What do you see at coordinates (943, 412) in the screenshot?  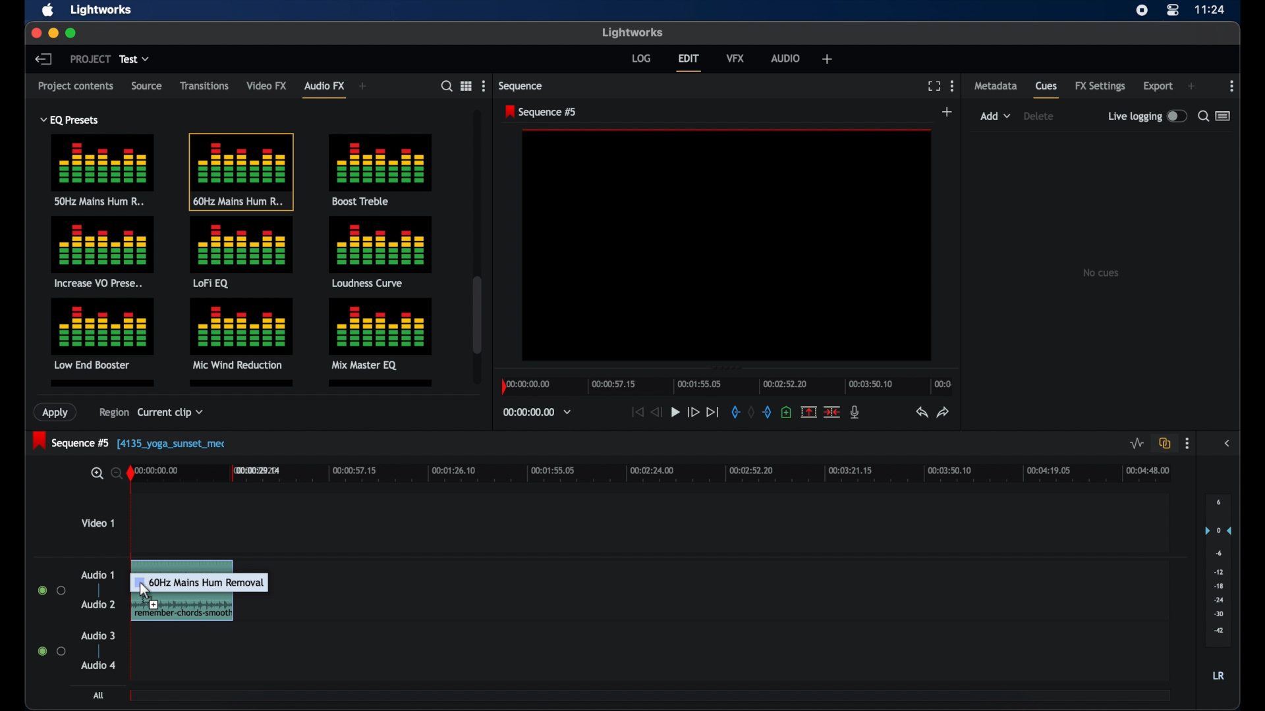 I see `redo` at bounding box center [943, 412].